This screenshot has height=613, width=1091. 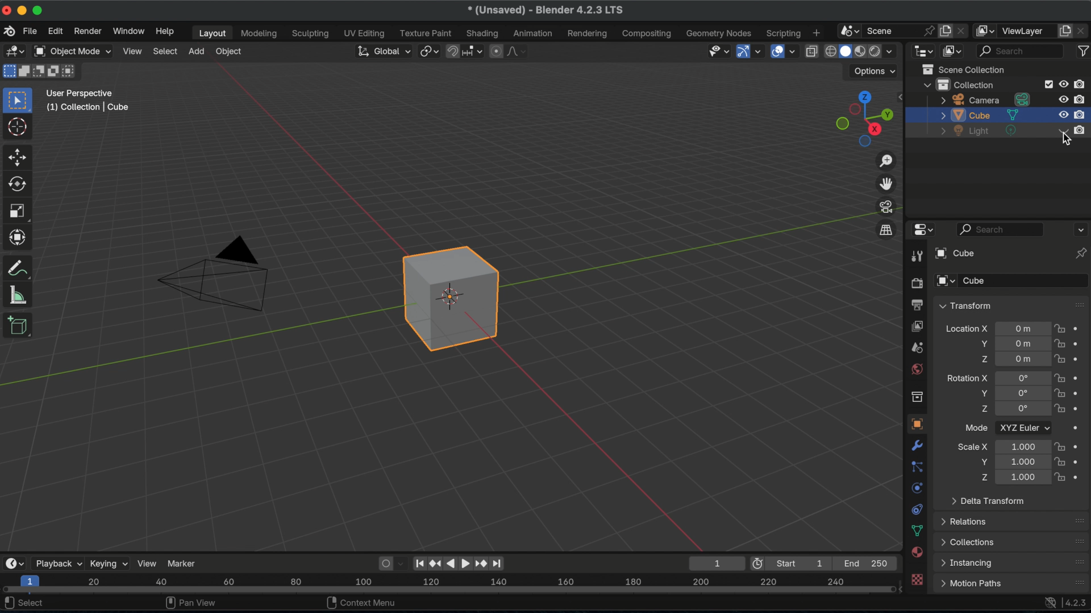 What do you see at coordinates (981, 477) in the screenshot?
I see `scale Z` at bounding box center [981, 477].